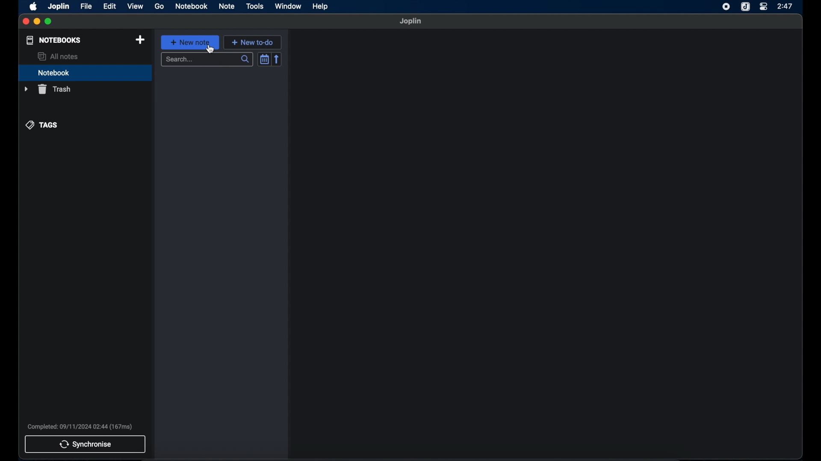 The image size is (821, 461). I want to click on new notebook, so click(140, 40).